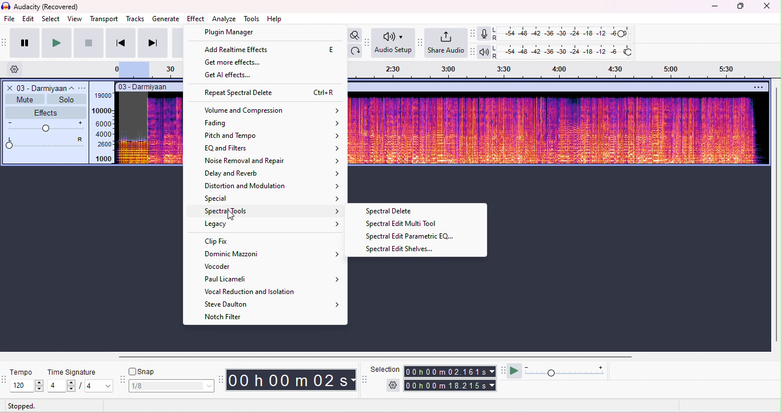 The image size is (781, 413). What do you see at coordinates (46, 126) in the screenshot?
I see `volume` at bounding box center [46, 126].